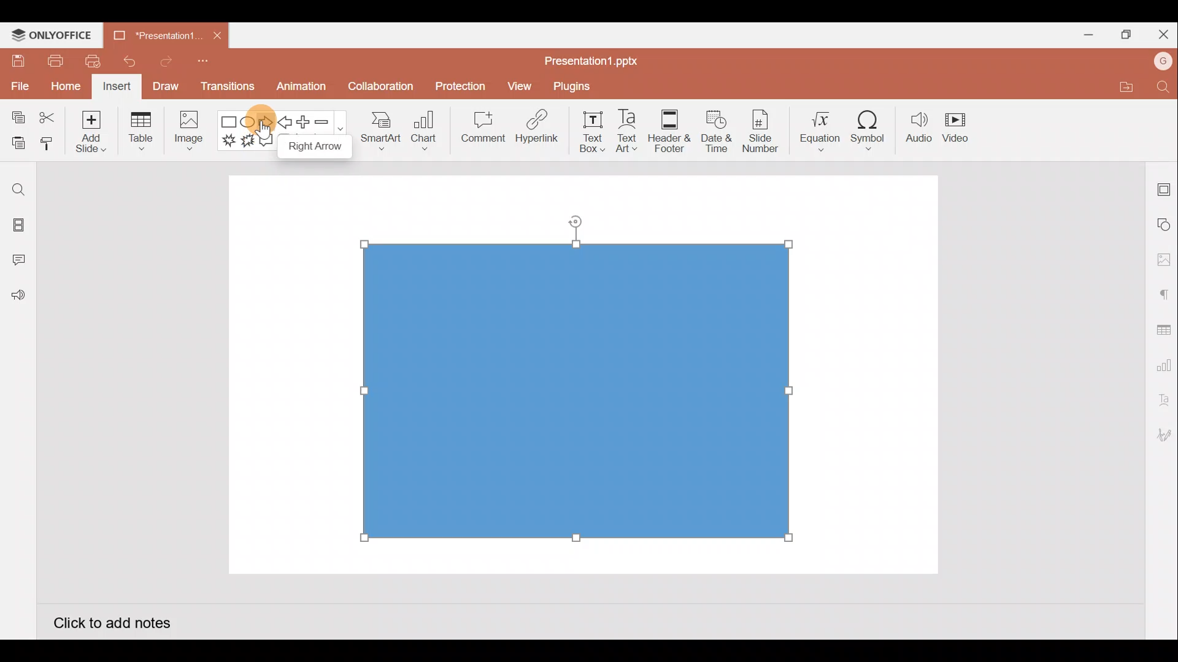 The height and width of the screenshot is (662, 1178). Describe the element at coordinates (457, 86) in the screenshot. I see `Protection` at that location.